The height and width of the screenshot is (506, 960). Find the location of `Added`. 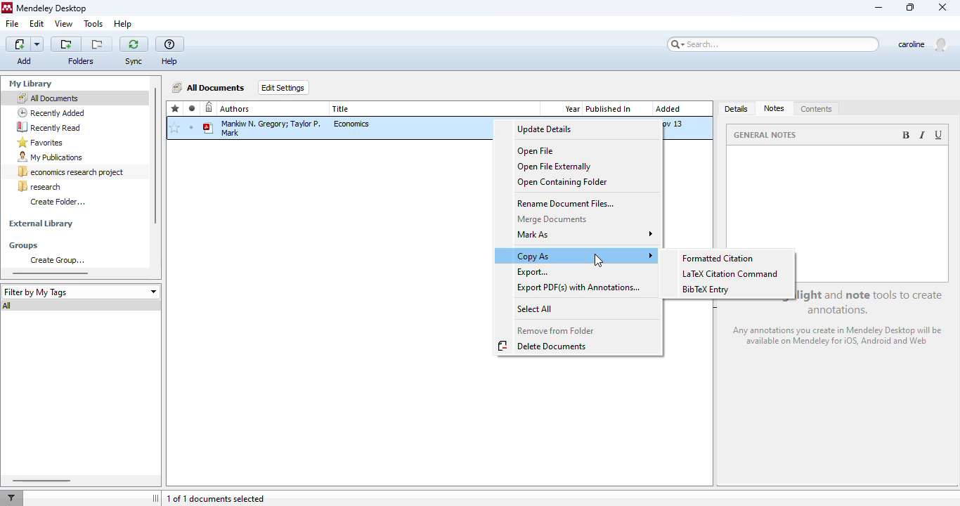

Added is located at coordinates (667, 108).